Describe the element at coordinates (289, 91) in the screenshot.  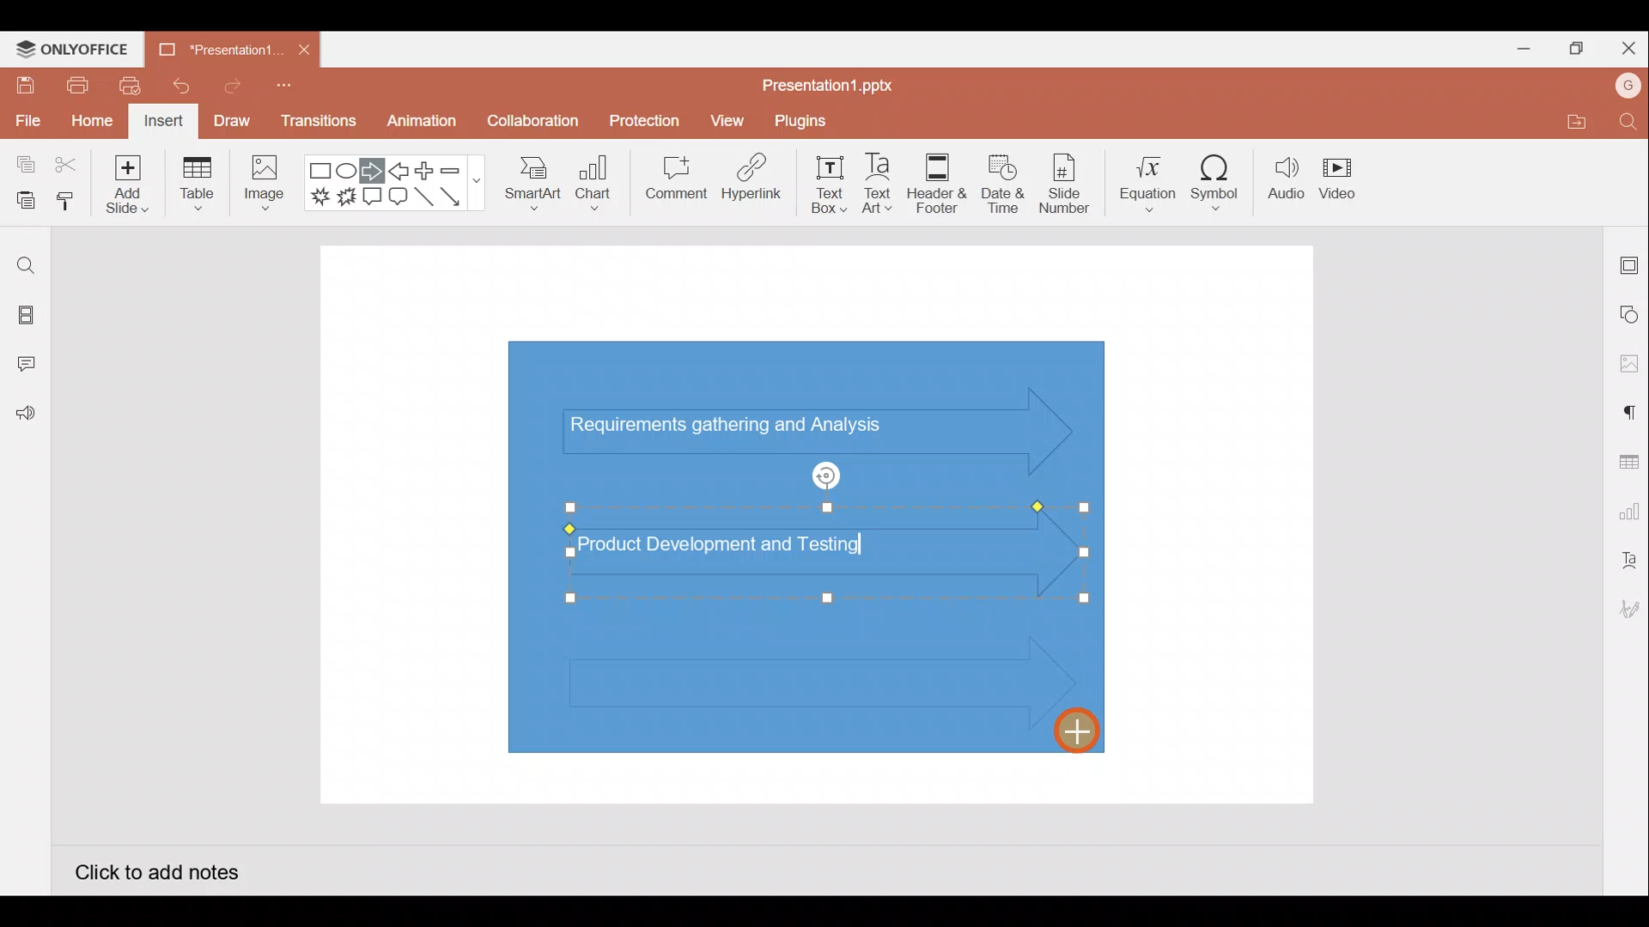
I see `Customize quick access toolbar` at that location.